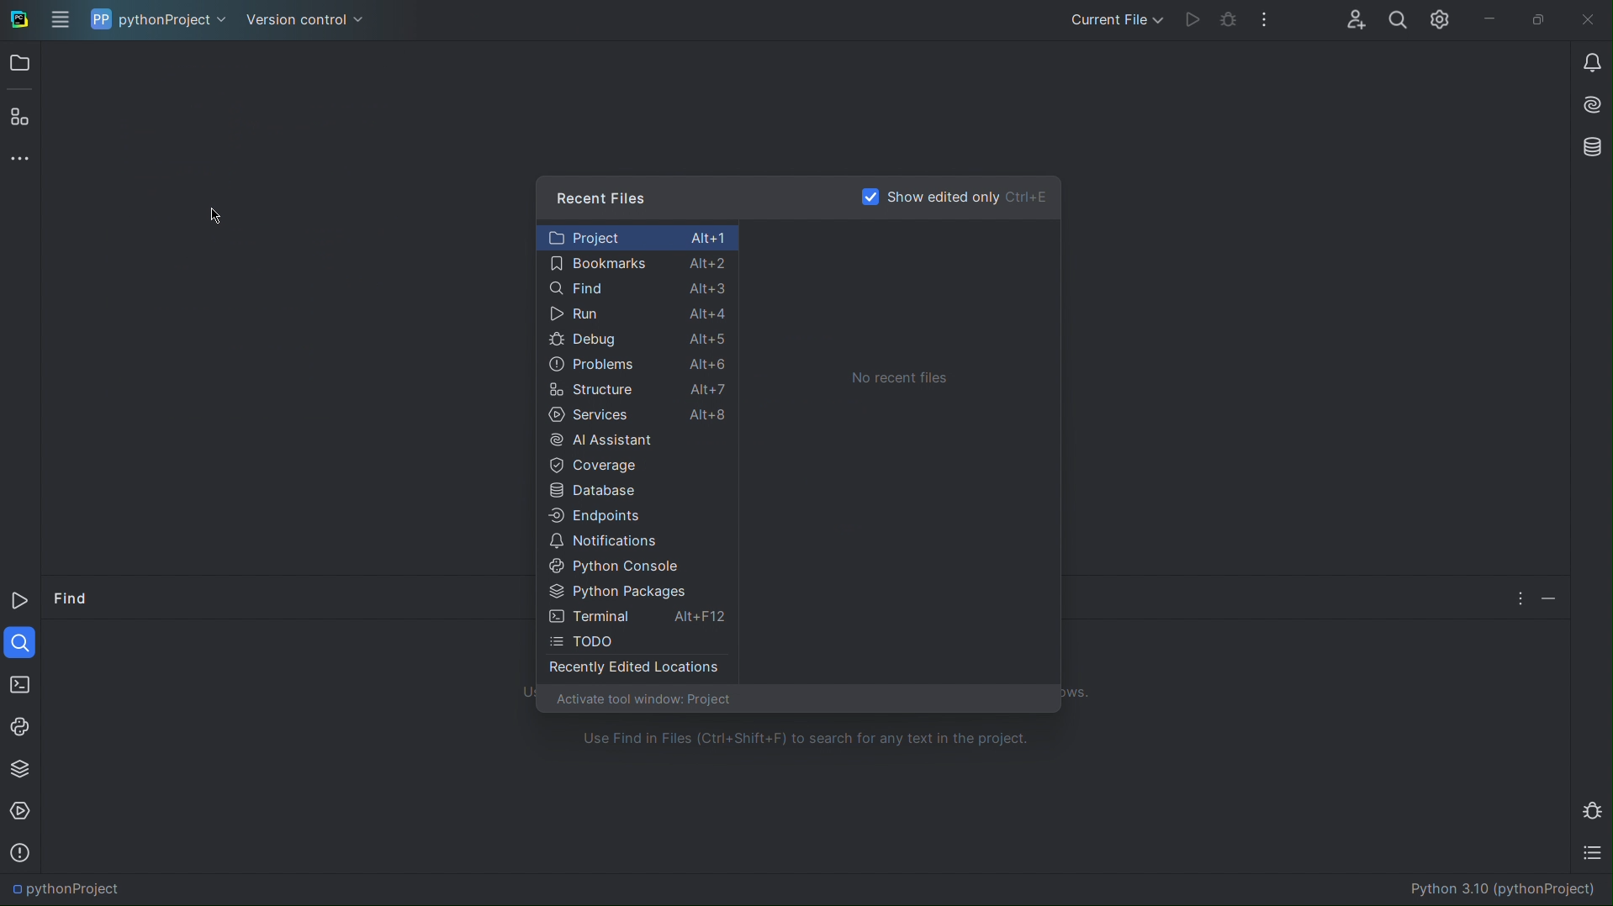 This screenshot has height=906, width=1613. What do you see at coordinates (1119, 16) in the screenshot?
I see `Current File` at bounding box center [1119, 16].